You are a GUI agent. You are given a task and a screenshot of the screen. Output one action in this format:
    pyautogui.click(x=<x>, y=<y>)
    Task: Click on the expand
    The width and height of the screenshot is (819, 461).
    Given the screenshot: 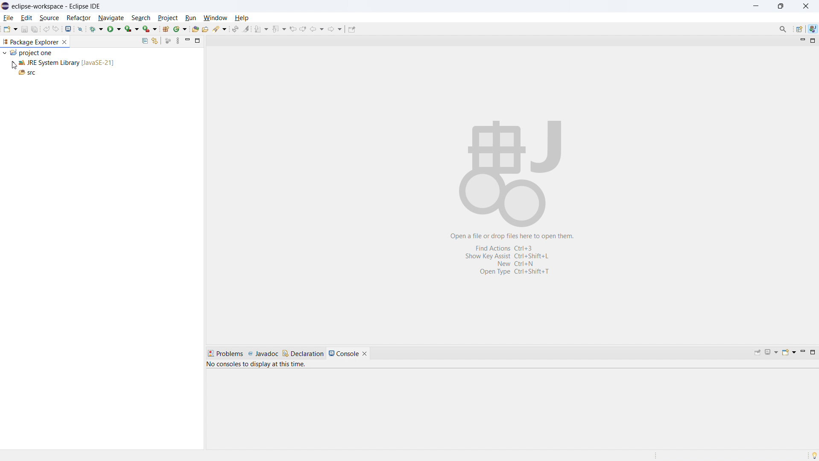 What is the action you would take?
    pyautogui.click(x=4, y=52)
    